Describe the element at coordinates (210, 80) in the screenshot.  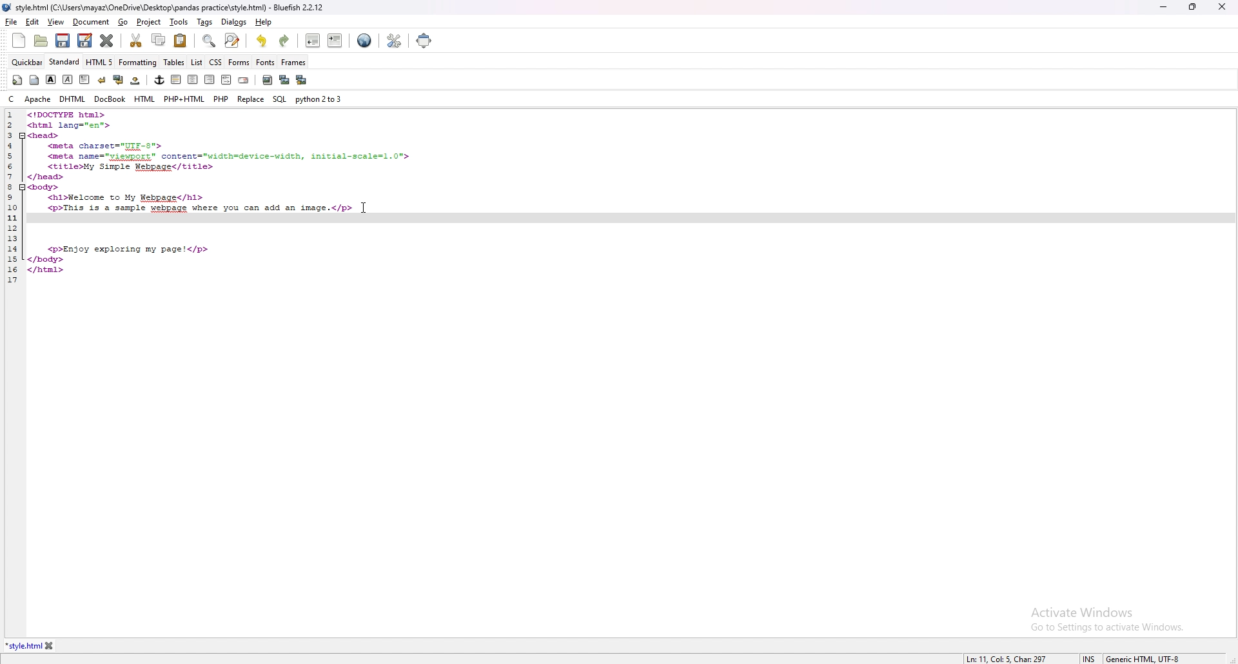
I see `right justify` at that location.